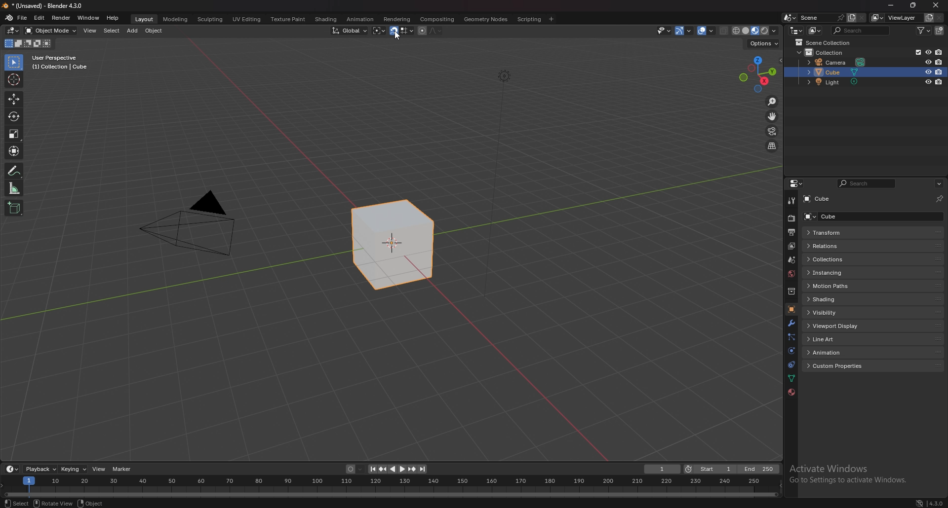 The image size is (948, 508). What do you see at coordinates (772, 145) in the screenshot?
I see `perspective/orthographic` at bounding box center [772, 145].